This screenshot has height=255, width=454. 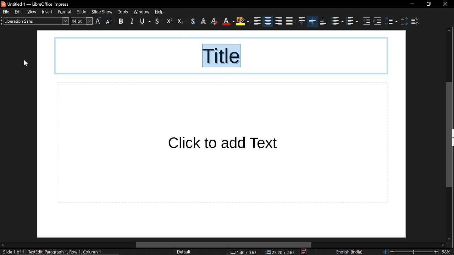 I want to click on help, so click(x=161, y=12).